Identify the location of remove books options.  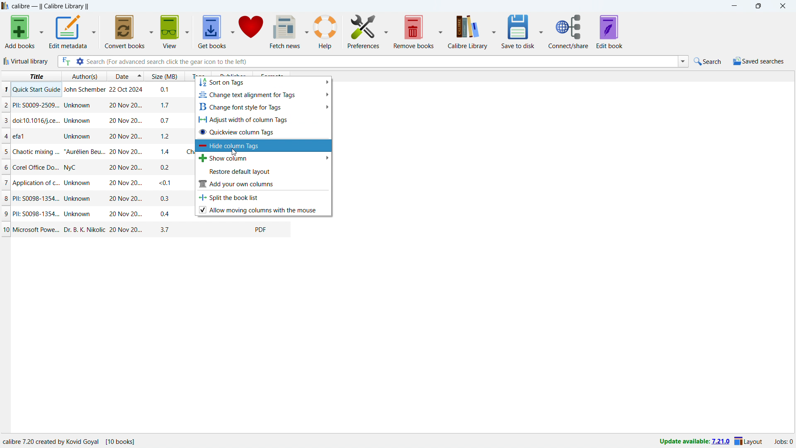
(441, 32).